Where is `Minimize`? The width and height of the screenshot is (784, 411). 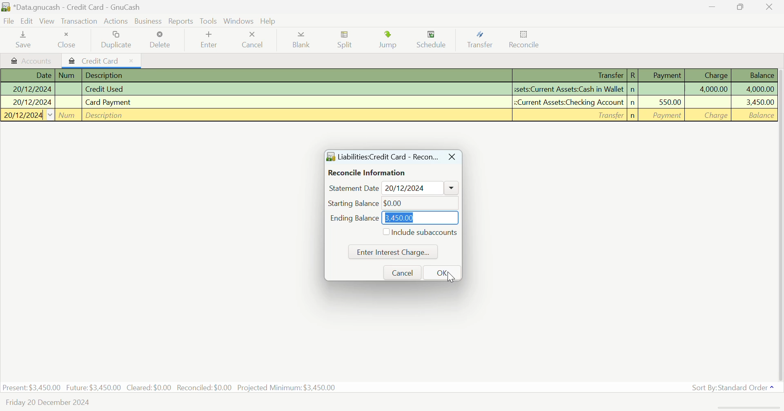
Minimize is located at coordinates (740, 7).